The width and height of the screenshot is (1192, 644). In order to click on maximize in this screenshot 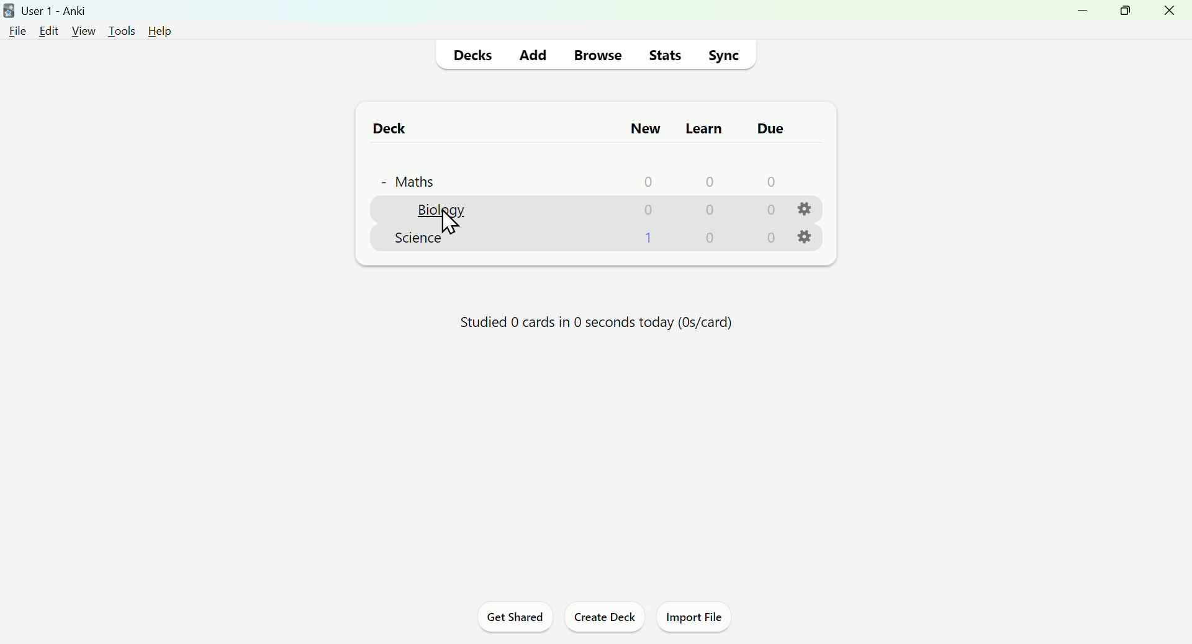, I will do `click(1124, 11)`.